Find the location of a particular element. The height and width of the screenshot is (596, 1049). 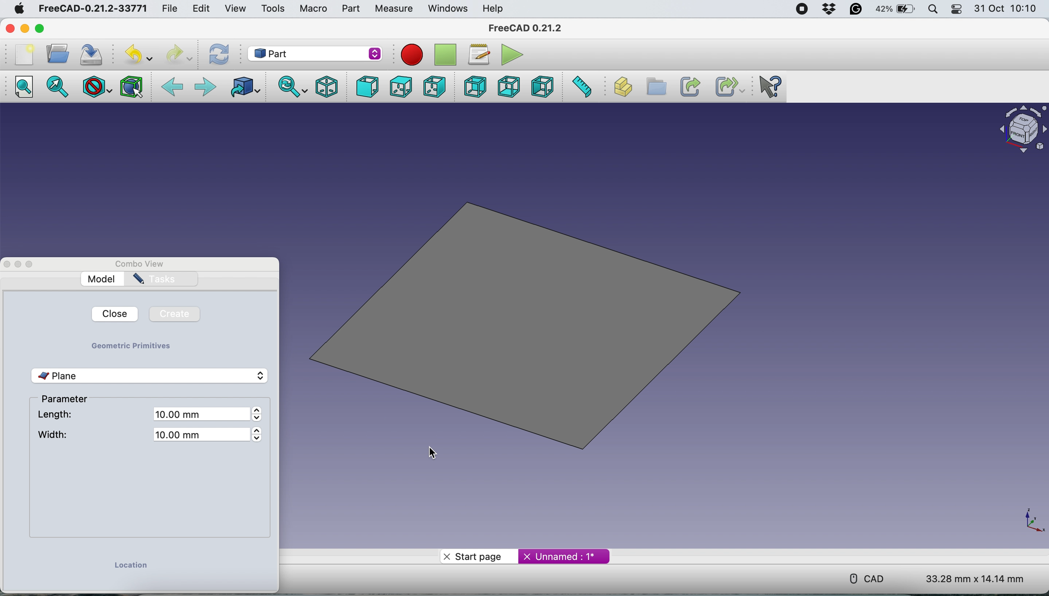

location is located at coordinates (131, 567).